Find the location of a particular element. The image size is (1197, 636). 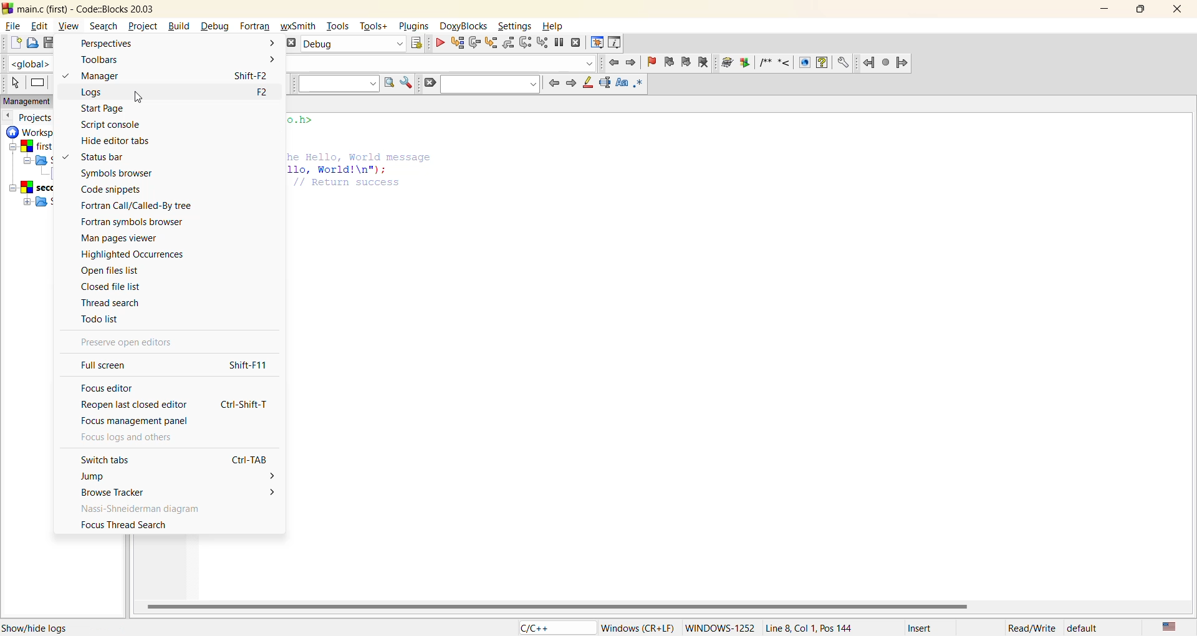

management is located at coordinates (35, 100).